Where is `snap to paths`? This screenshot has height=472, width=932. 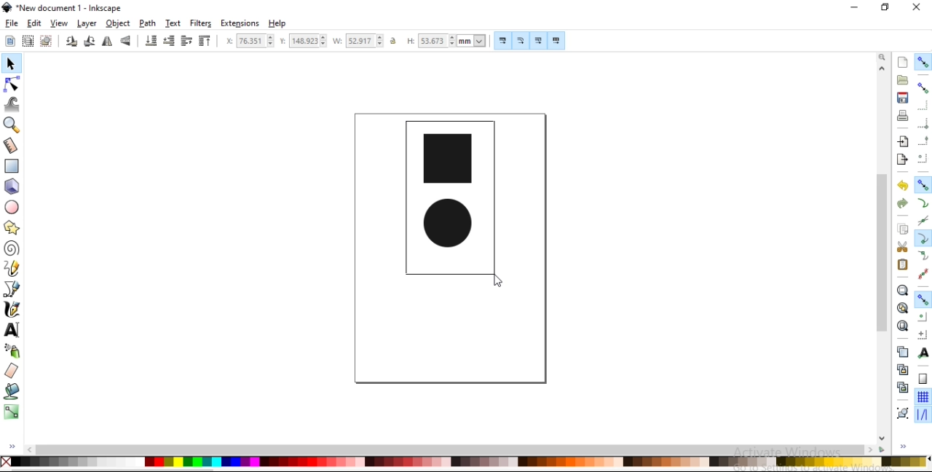 snap to paths is located at coordinates (923, 202).